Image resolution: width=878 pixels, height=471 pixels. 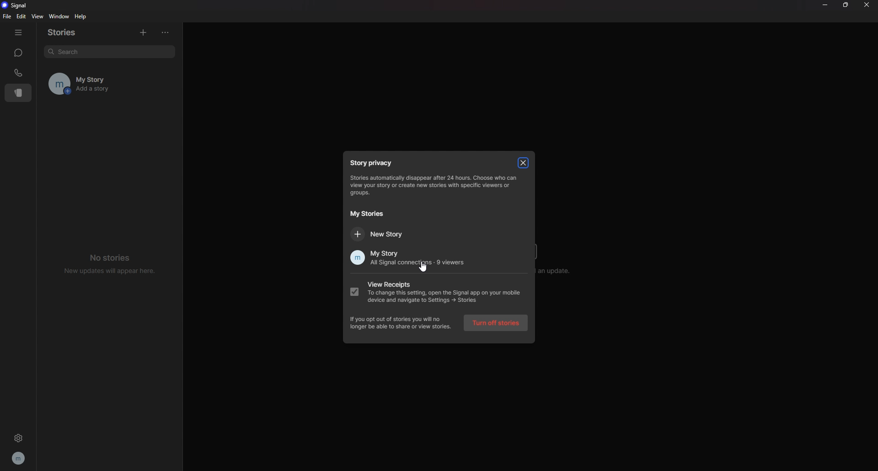 I want to click on profile, so click(x=19, y=458).